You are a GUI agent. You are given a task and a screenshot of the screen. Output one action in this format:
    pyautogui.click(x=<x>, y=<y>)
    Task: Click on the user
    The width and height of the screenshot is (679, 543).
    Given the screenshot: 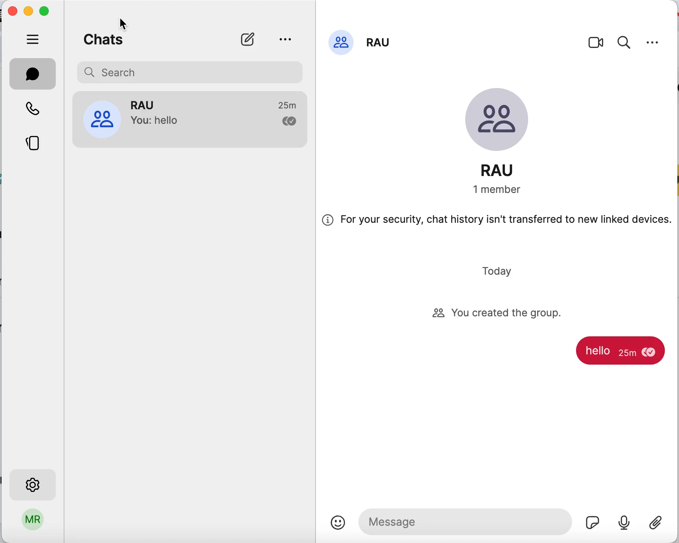 What is the action you would take?
    pyautogui.click(x=32, y=523)
    